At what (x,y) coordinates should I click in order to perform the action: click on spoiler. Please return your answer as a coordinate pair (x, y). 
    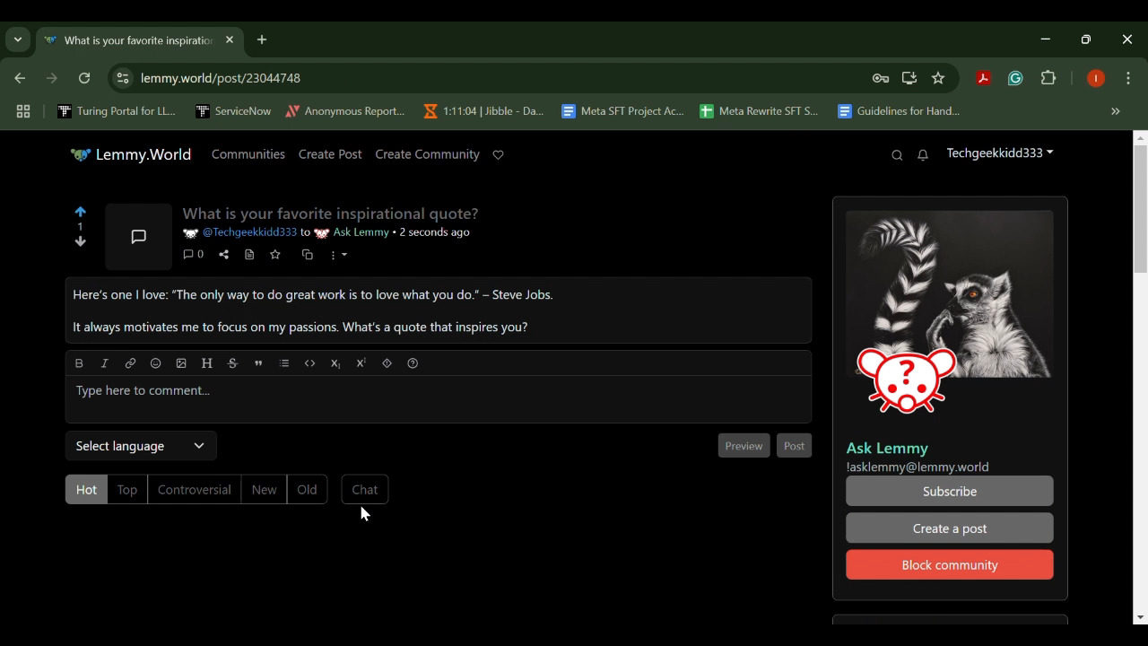
    Looking at the image, I should click on (387, 362).